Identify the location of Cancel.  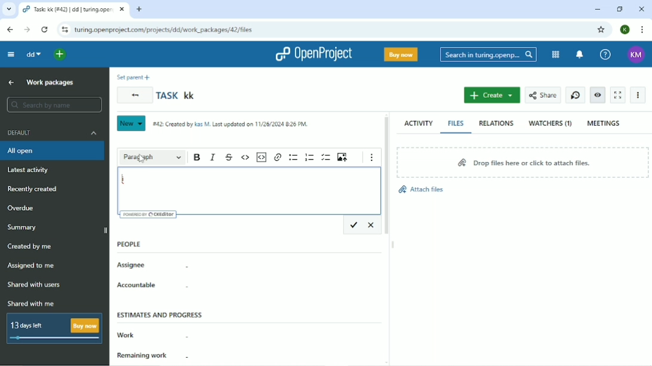
(372, 225).